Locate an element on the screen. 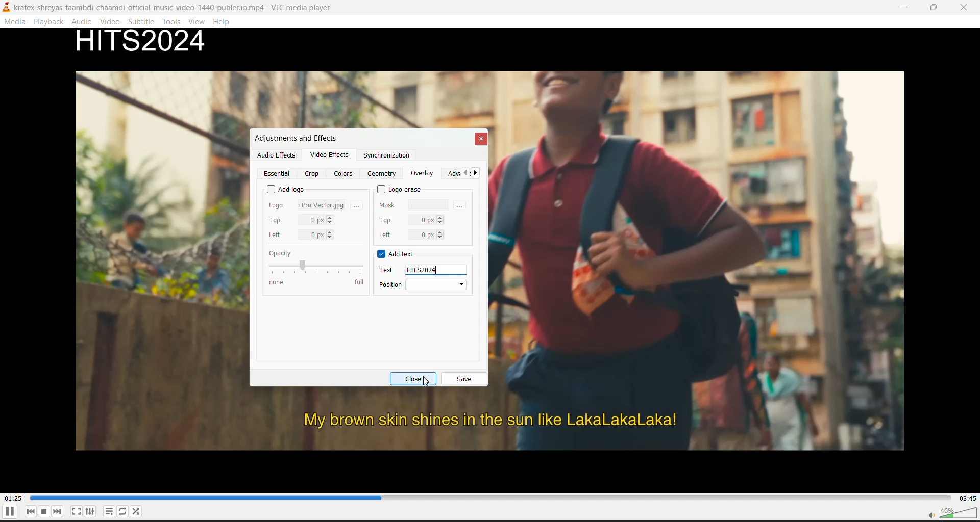 This screenshot has width=980, height=522. overlay is located at coordinates (422, 174).